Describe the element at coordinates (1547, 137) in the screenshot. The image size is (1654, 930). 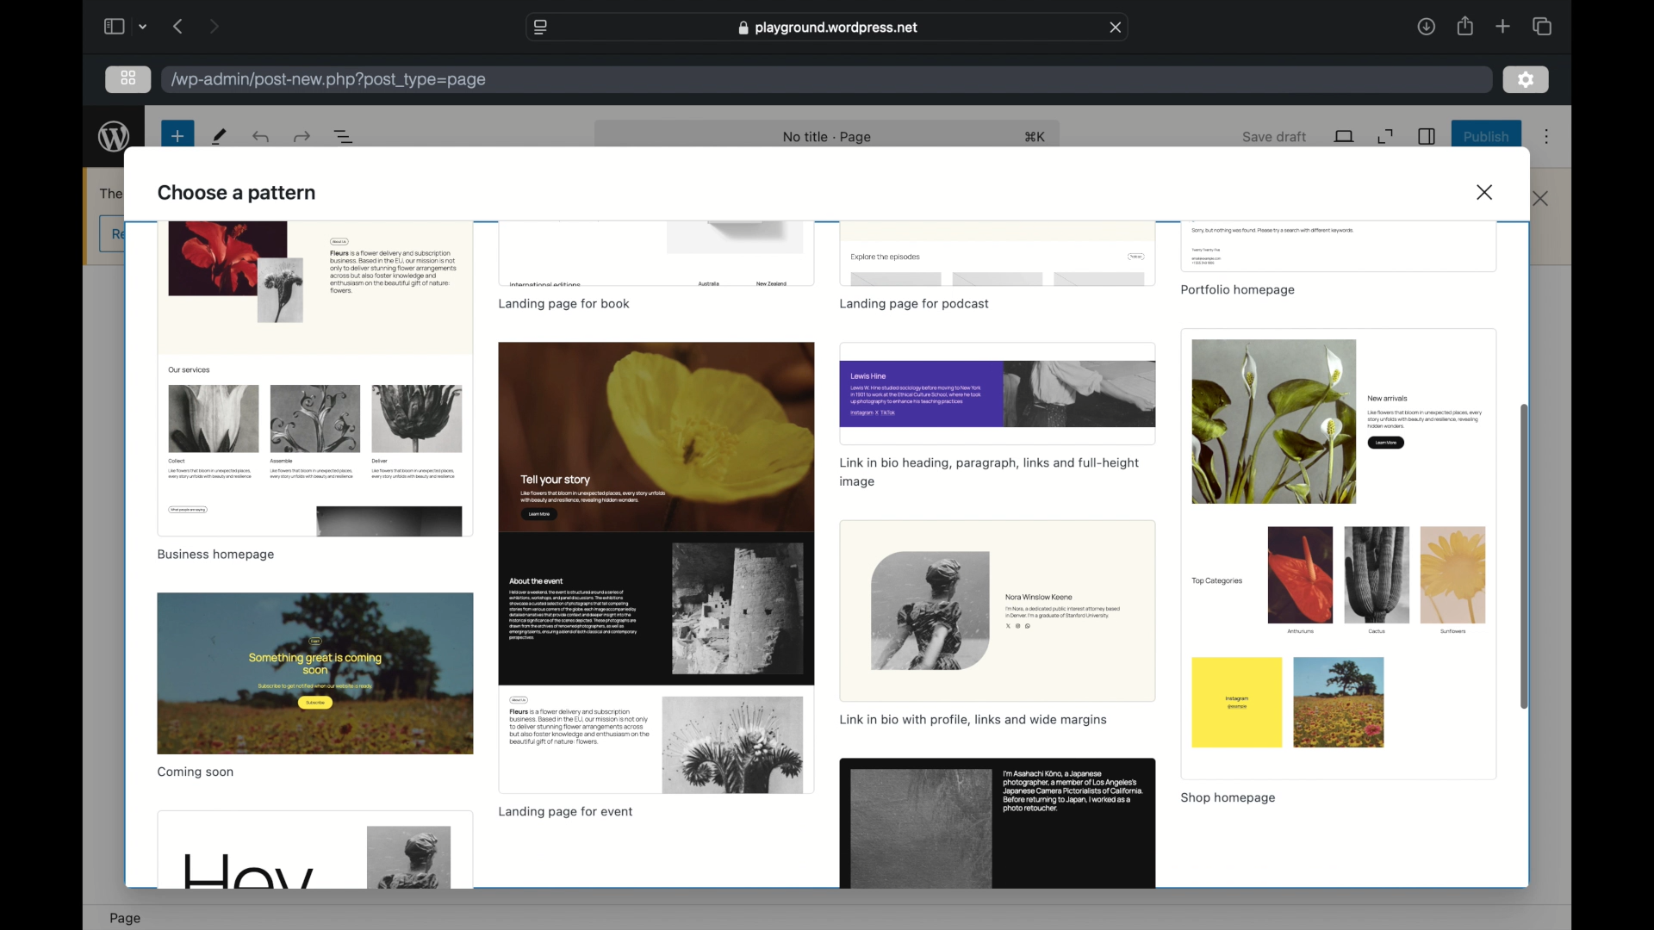
I see `more options` at that location.